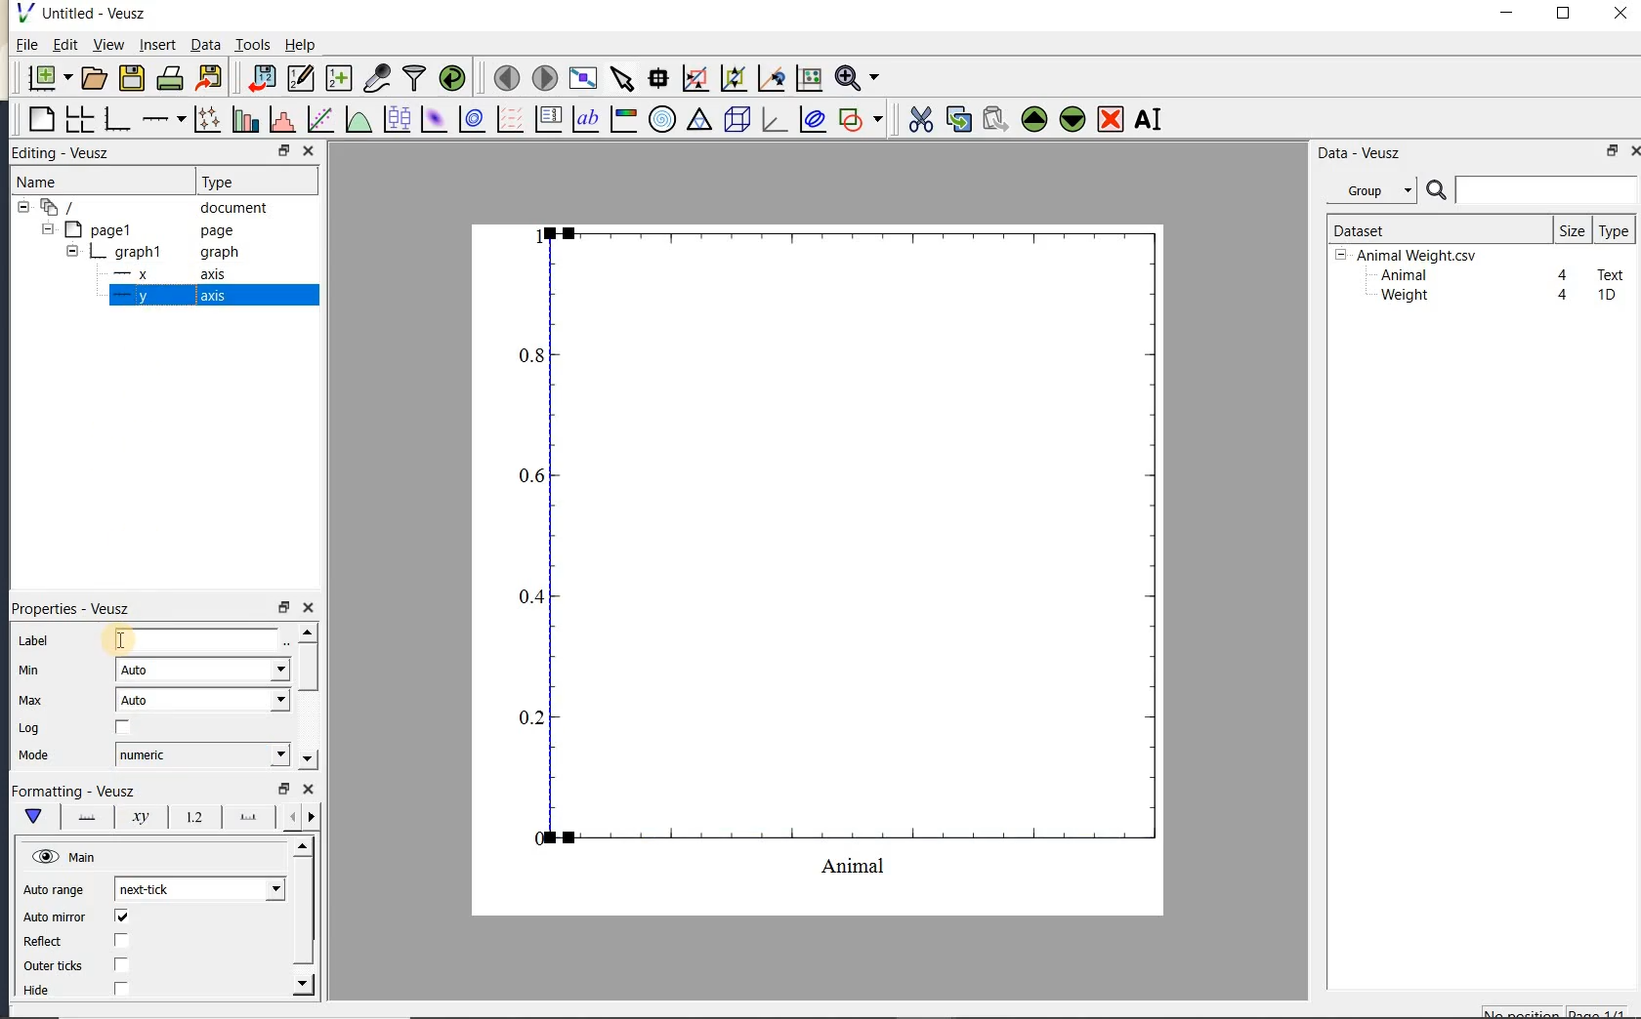  I want to click on text label, so click(585, 121).